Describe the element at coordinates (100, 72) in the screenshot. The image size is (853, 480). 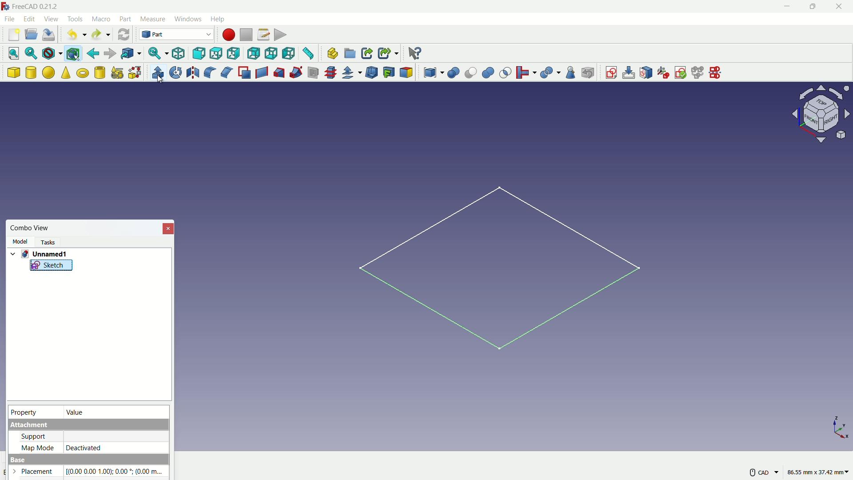
I see `hollow cylinder` at that location.